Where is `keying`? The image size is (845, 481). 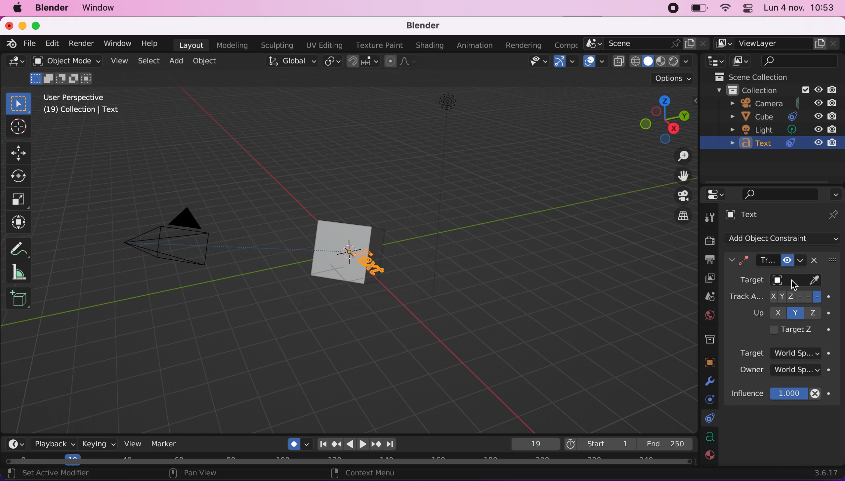
keying is located at coordinates (98, 444).